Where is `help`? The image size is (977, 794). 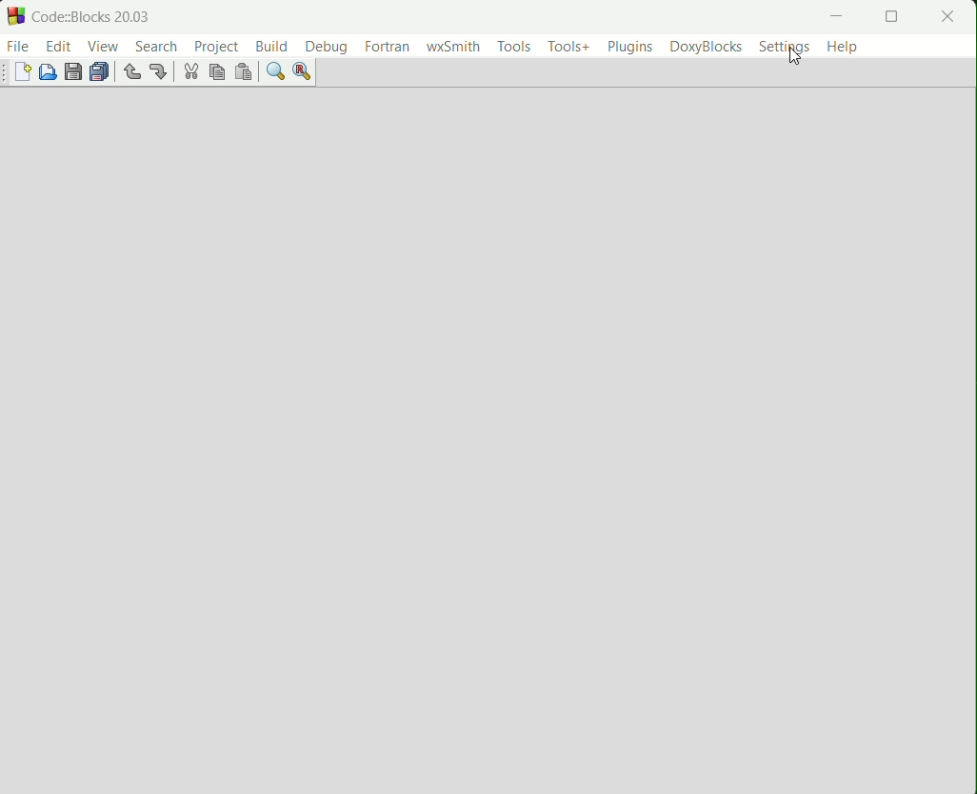
help is located at coordinates (844, 47).